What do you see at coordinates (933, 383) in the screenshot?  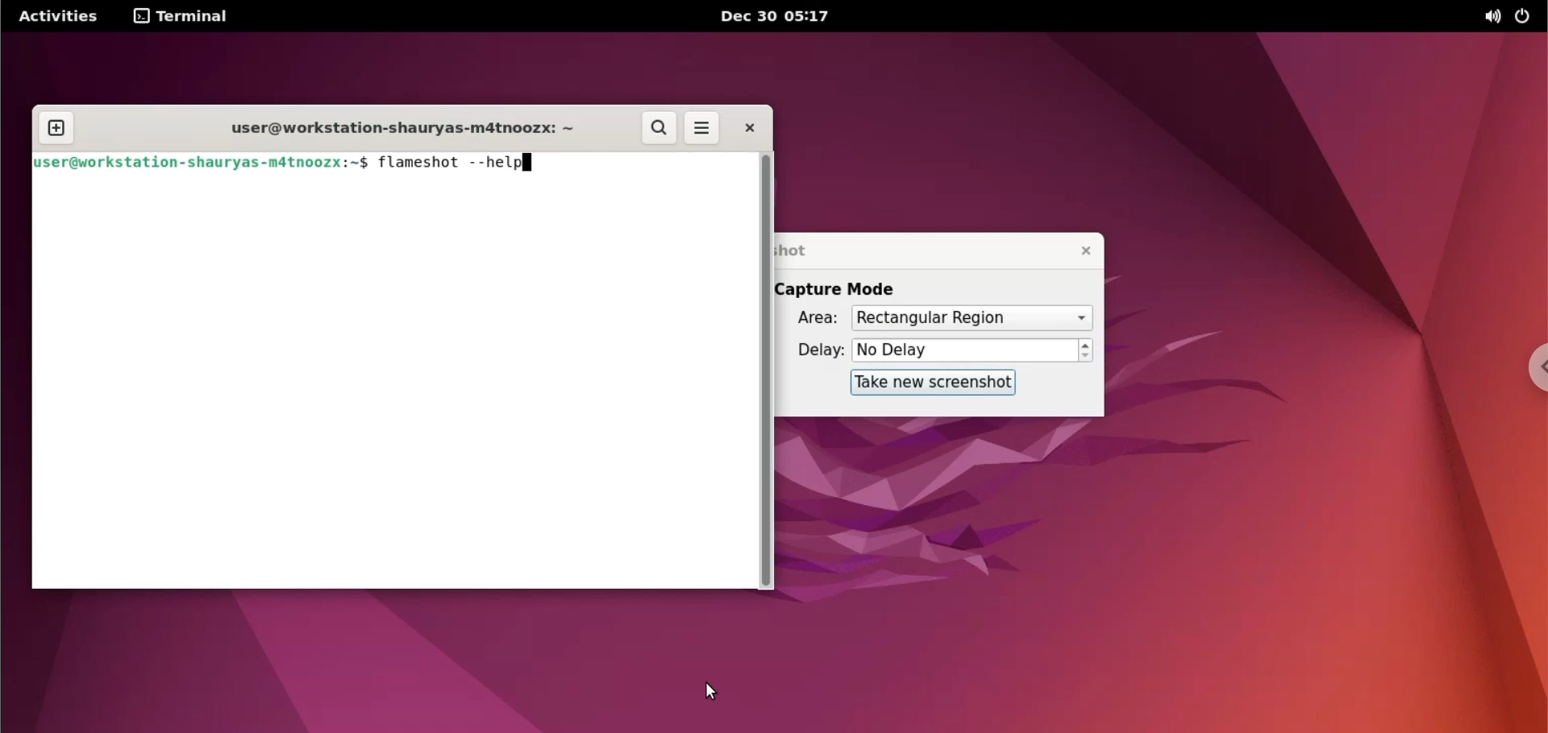 I see `take new screenshot` at bounding box center [933, 383].